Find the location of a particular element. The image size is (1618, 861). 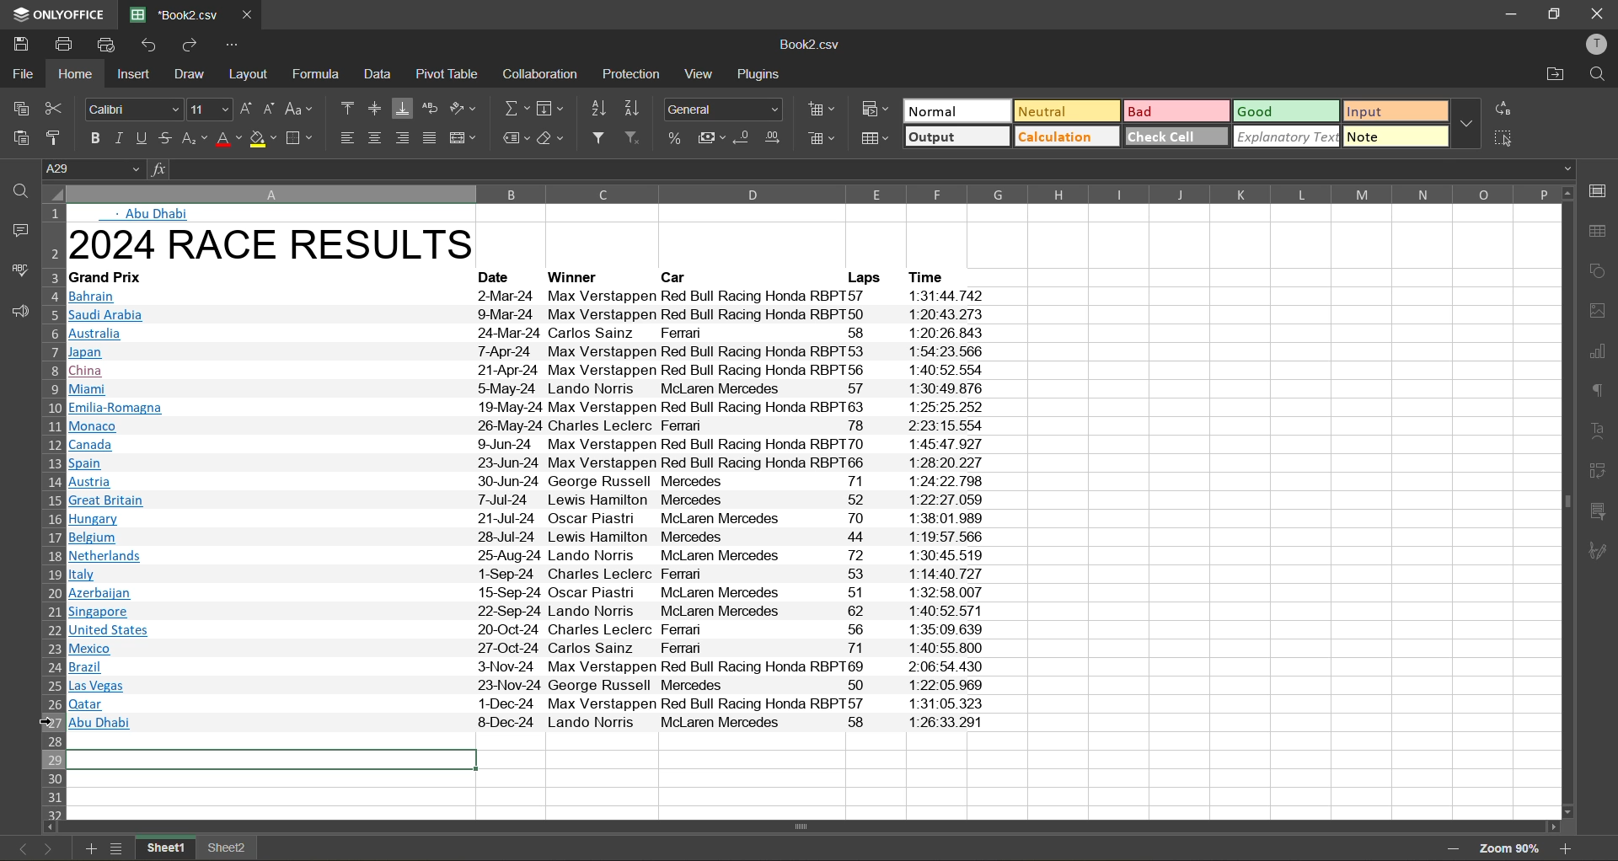

select all cells is located at coordinates (51, 195).